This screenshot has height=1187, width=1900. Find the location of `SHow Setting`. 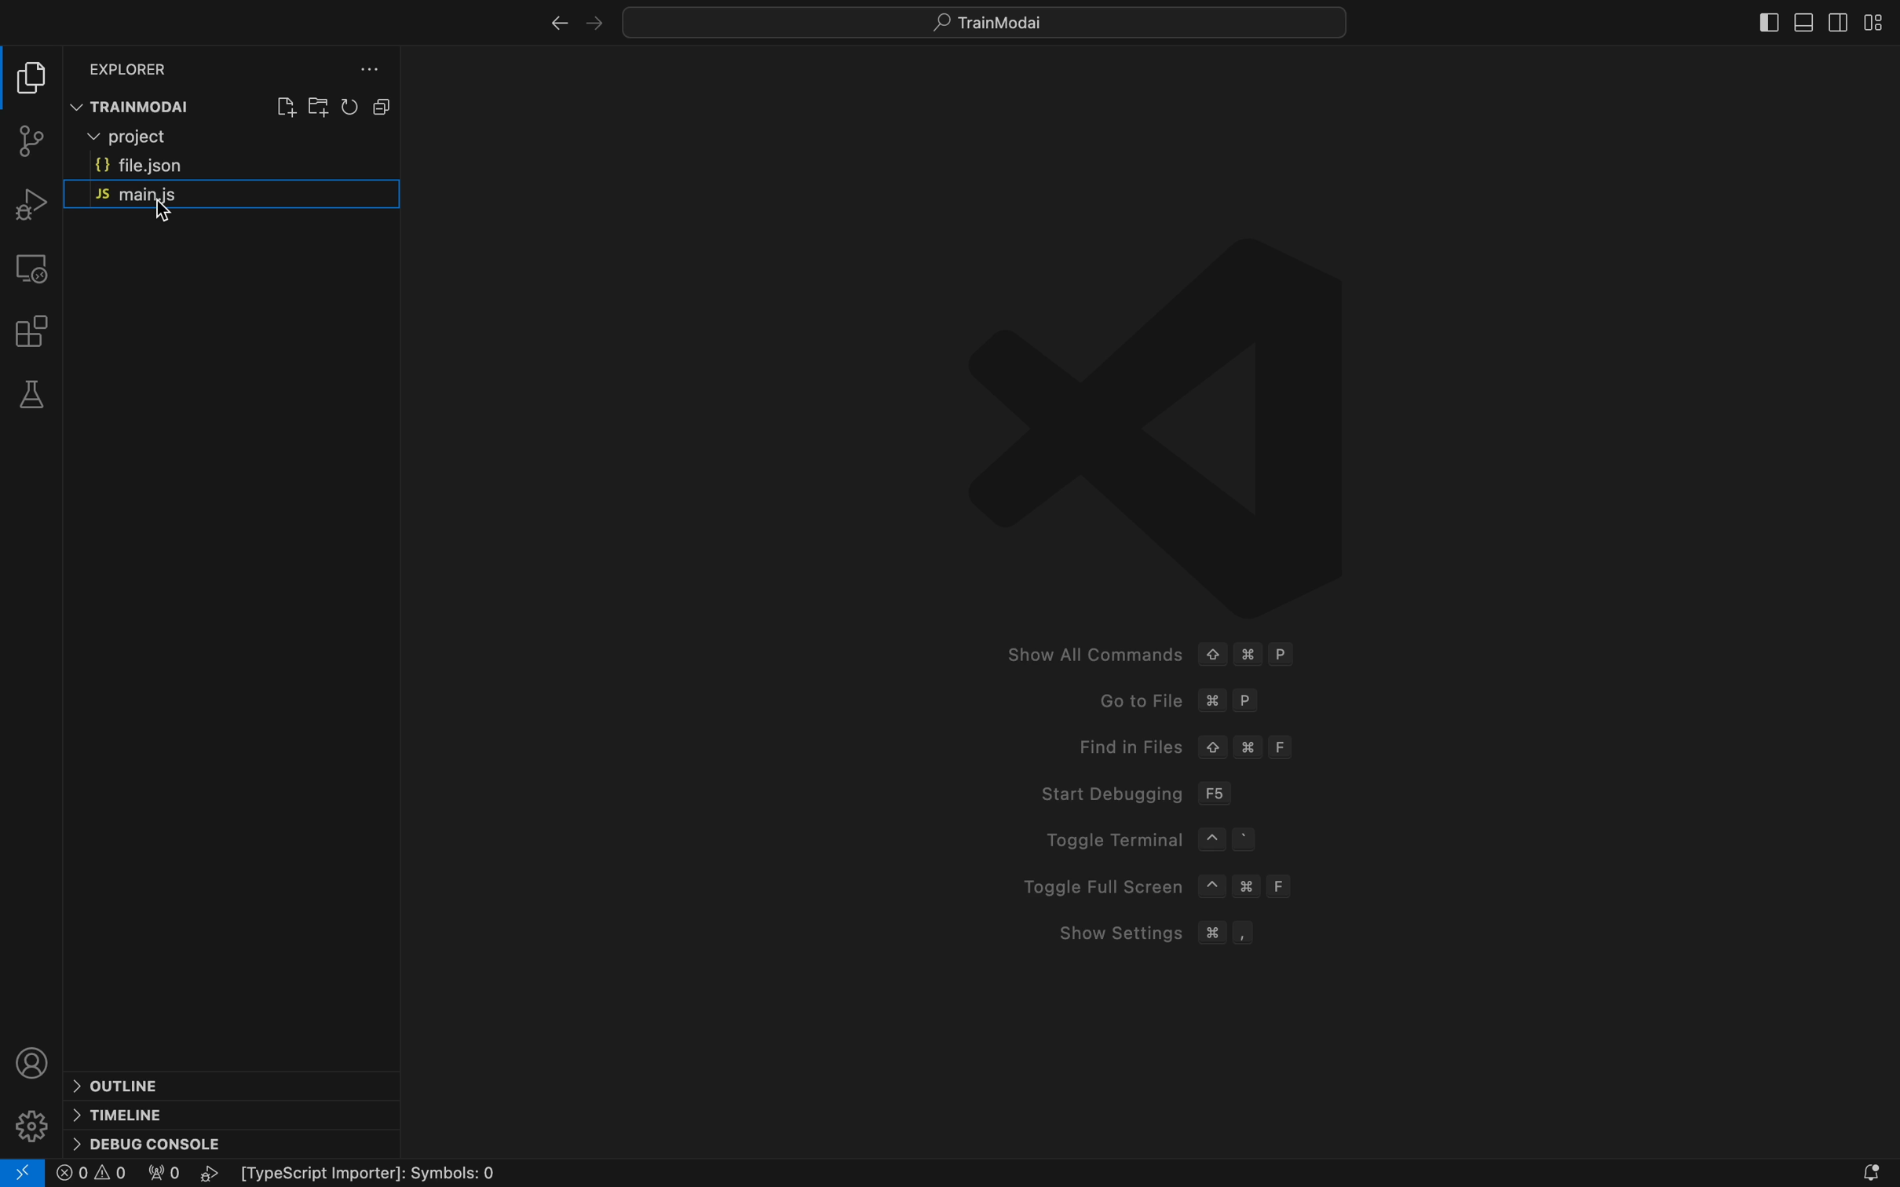

SHow Setting is located at coordinates (1159, 933).